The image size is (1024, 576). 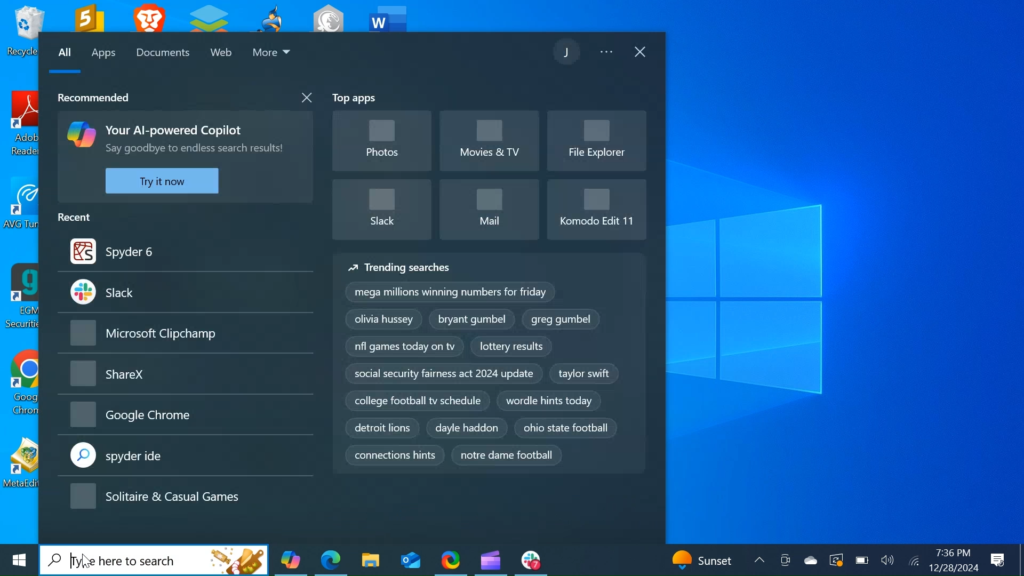 What do you see at coordinates (165, 53) in the screenshot?
I see `Documents` at bounding box center [165, 53].